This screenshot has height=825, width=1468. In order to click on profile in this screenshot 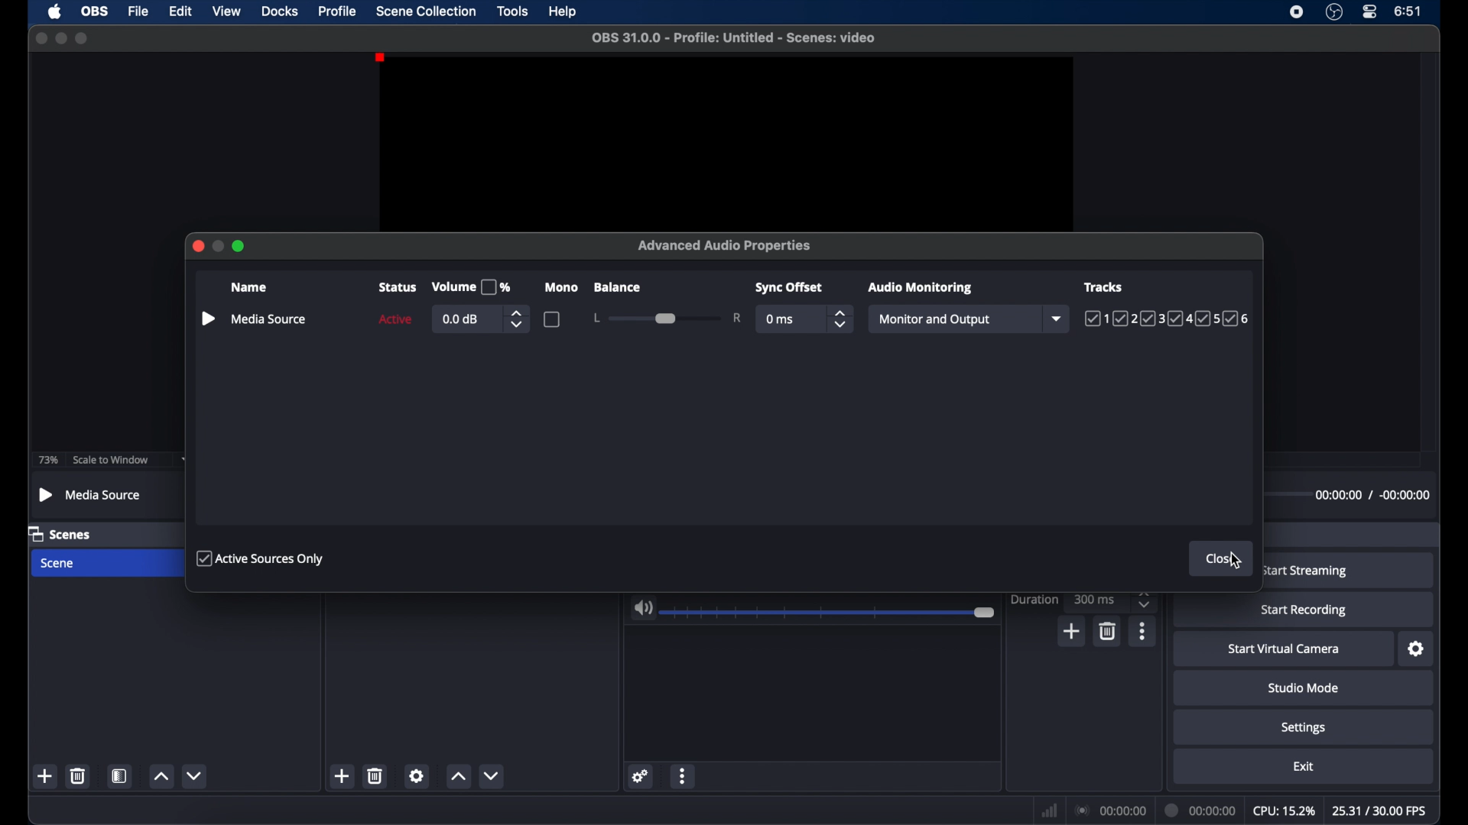, I will do `click(338, 11)`.